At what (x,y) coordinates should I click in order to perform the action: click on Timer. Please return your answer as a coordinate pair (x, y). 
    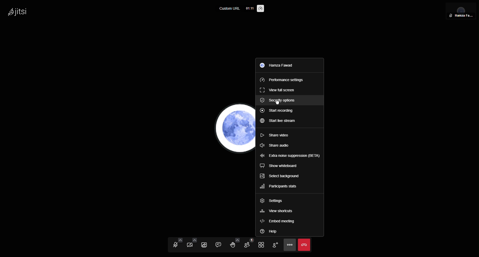
    Looking at the image, I should click on (249, 8).